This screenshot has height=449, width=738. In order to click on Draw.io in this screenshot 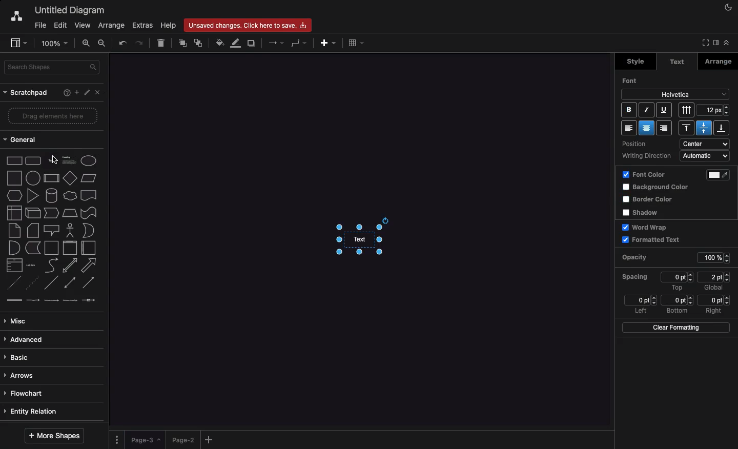, I will do `click(11, 17)`.